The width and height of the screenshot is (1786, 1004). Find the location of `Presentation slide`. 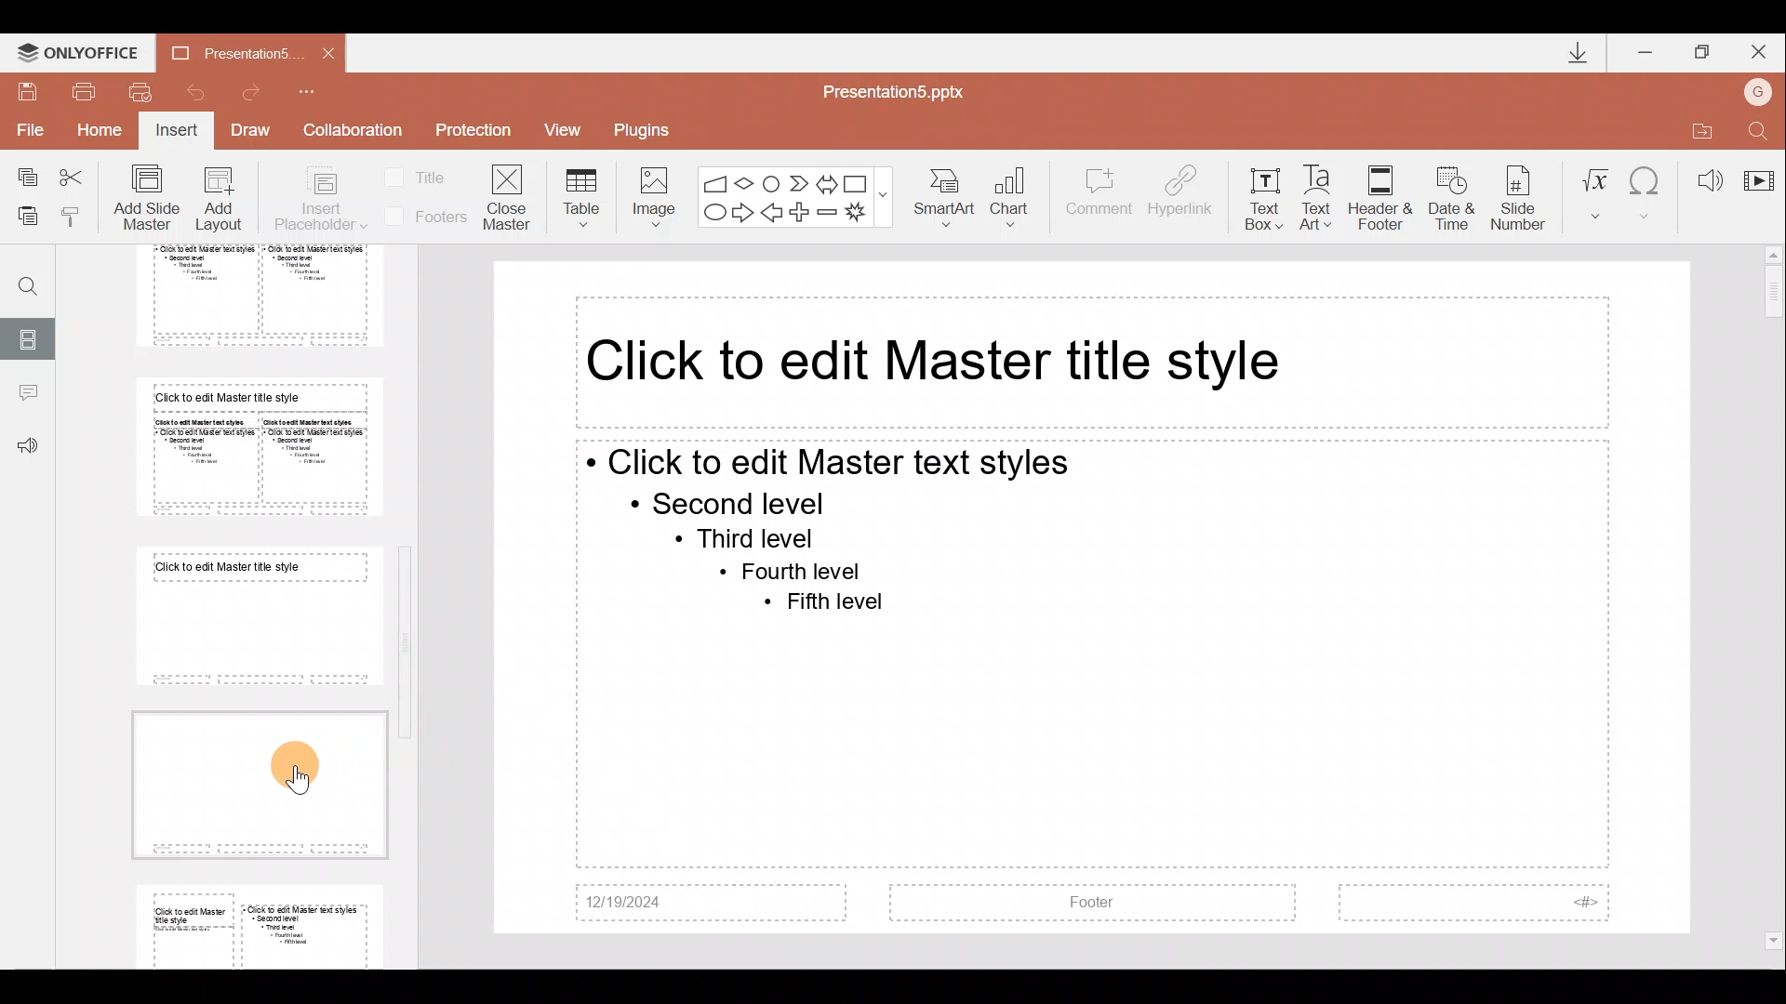

Presentation slide is located at coordinates (1094, 598).